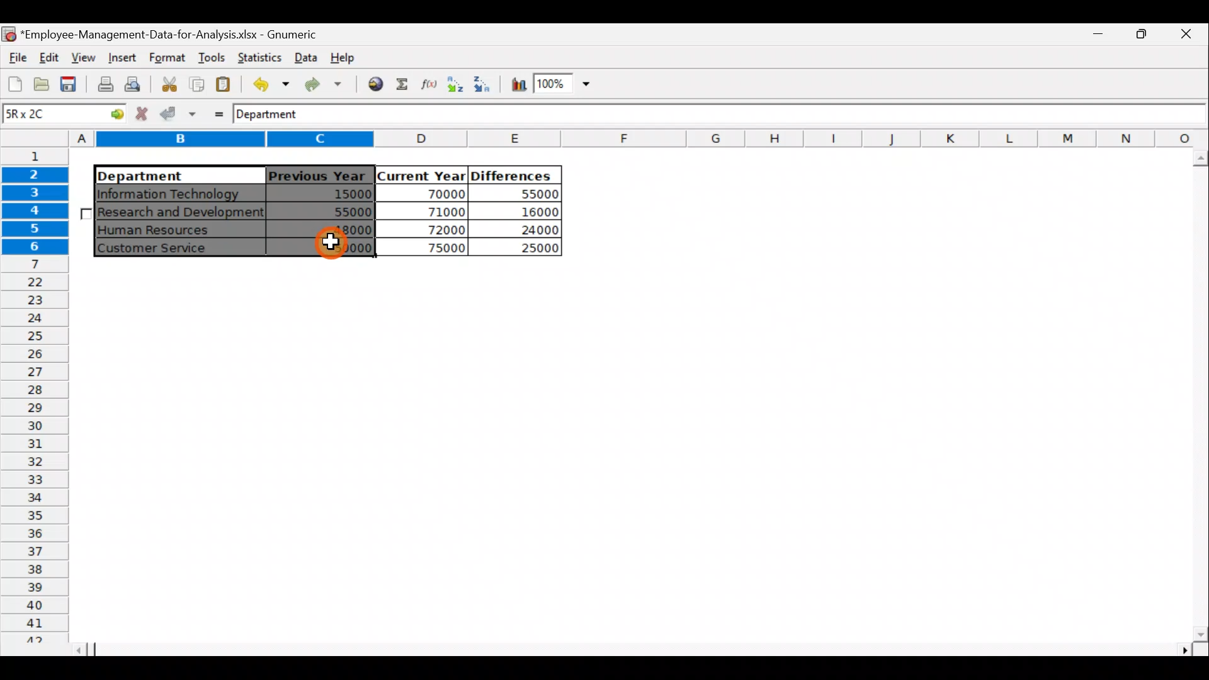 Image resolution: width=1209 pixels, height=680 pixels. I want to click on Cancel change, so click(143, 115).